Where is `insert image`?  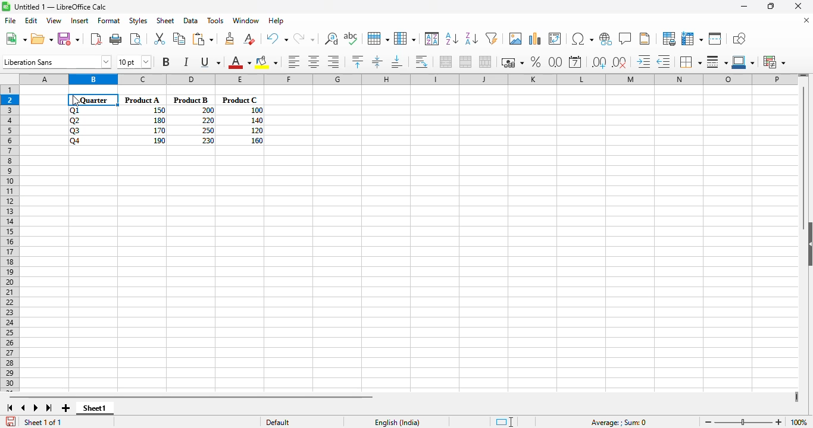
insert image is located at coordinates (516, 38).